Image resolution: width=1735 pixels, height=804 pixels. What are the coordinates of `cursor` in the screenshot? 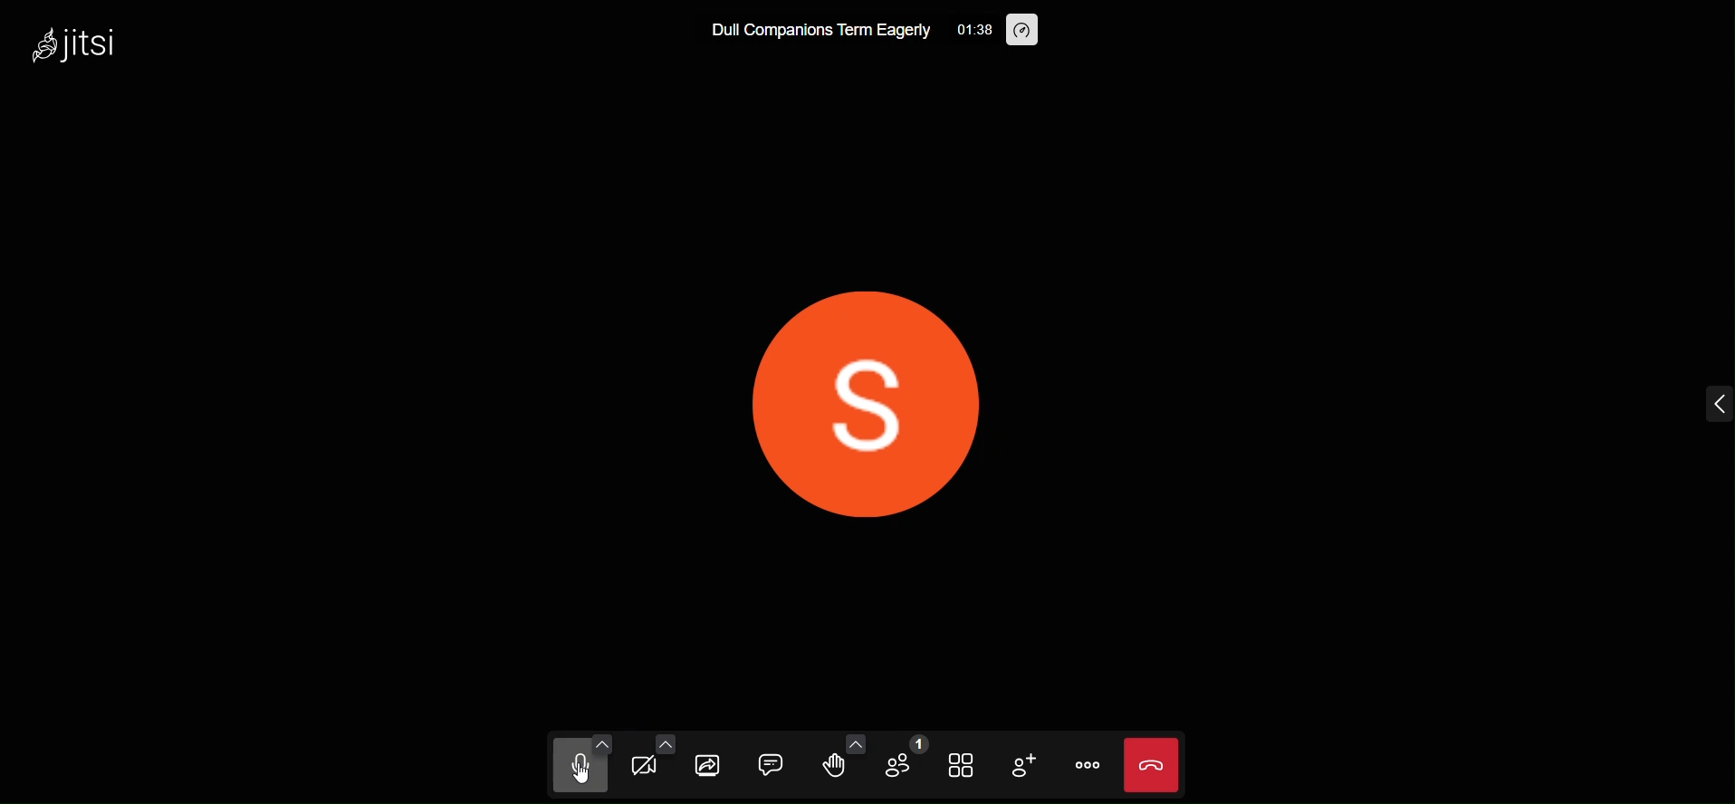 It's located at (570, 782).